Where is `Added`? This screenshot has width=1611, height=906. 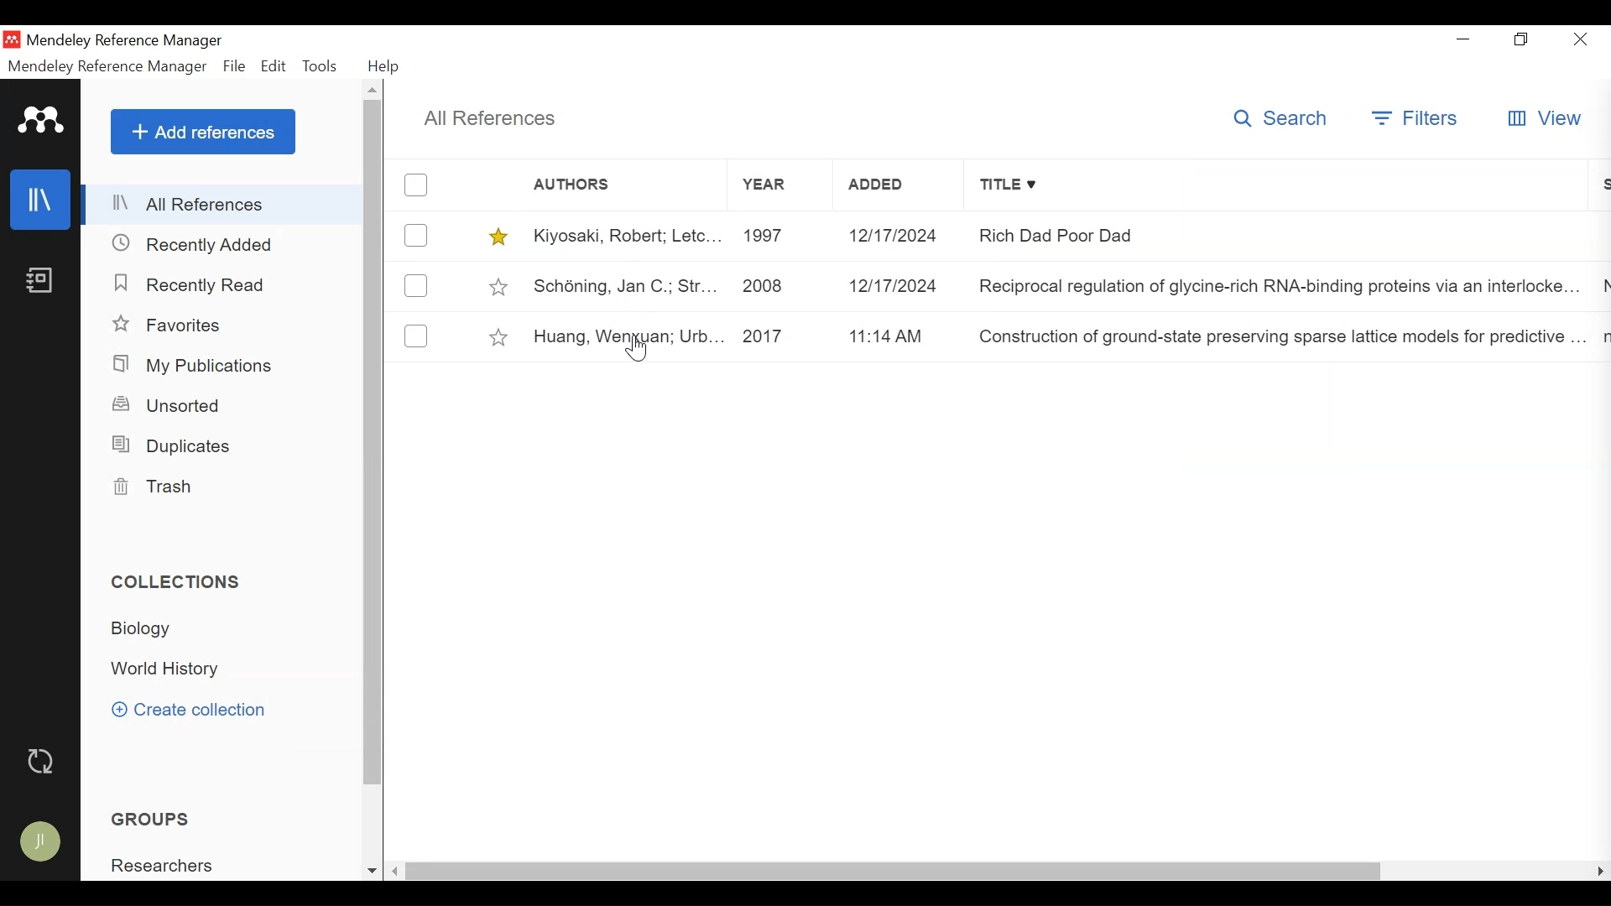
Added is located at coordinates (894, 186).